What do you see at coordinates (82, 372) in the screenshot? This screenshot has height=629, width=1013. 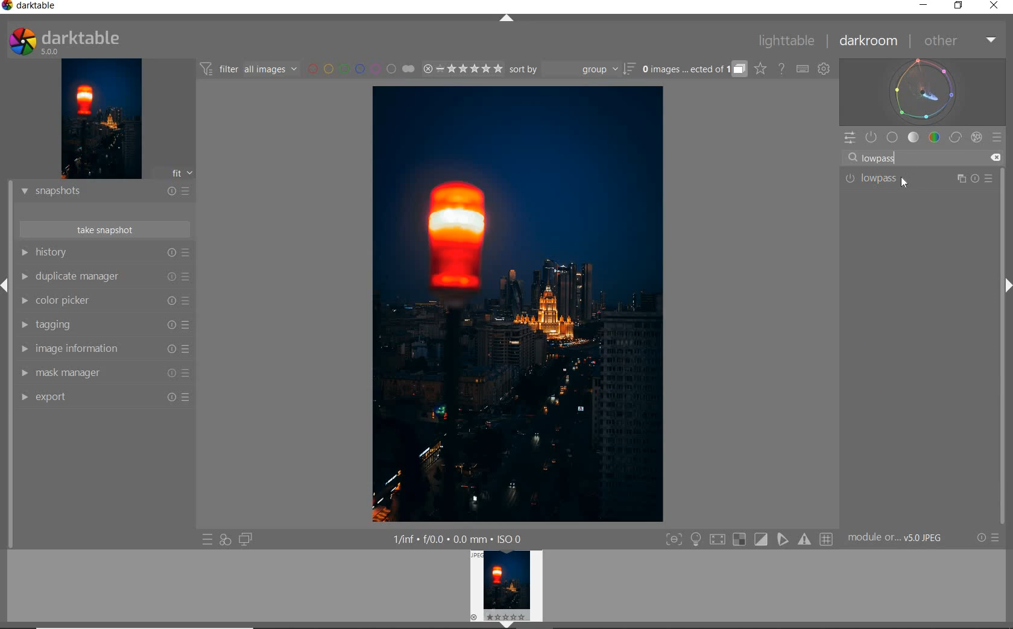 I see `MASK MANAGER` at bounding box center [82, 372].